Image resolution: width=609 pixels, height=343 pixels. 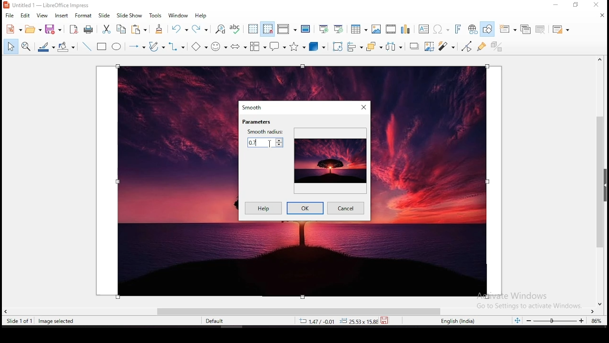 I want to click on display views, so click(x=287, y=30).